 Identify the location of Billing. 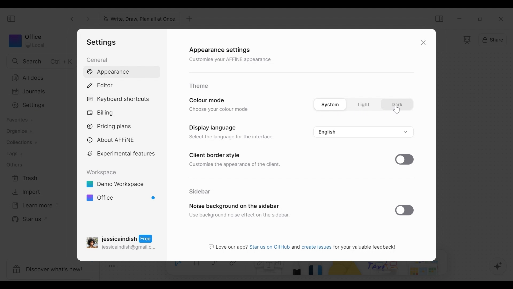
(101, 113).